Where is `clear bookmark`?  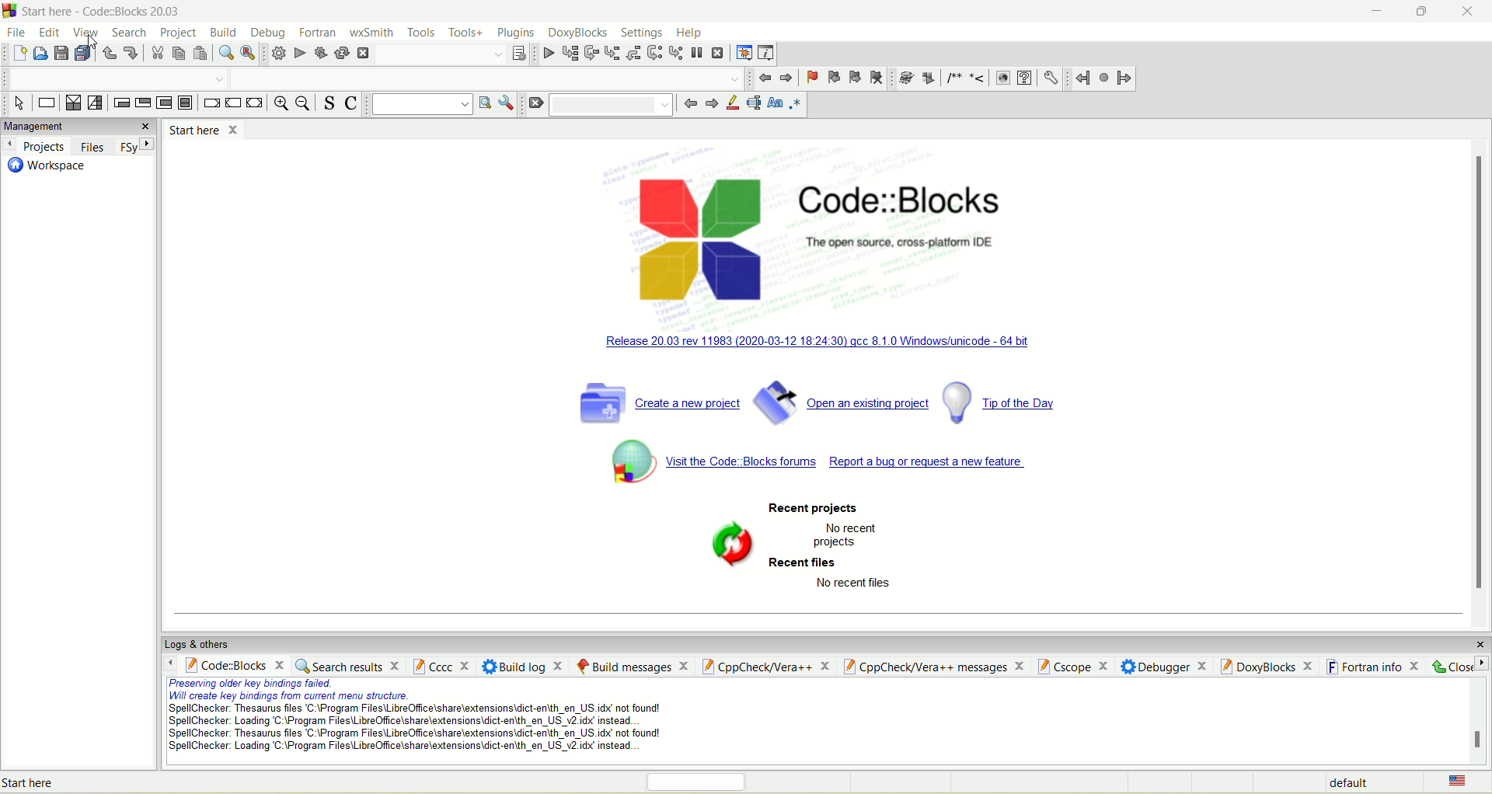
clear bookmark is located at coordinates (878, 78).